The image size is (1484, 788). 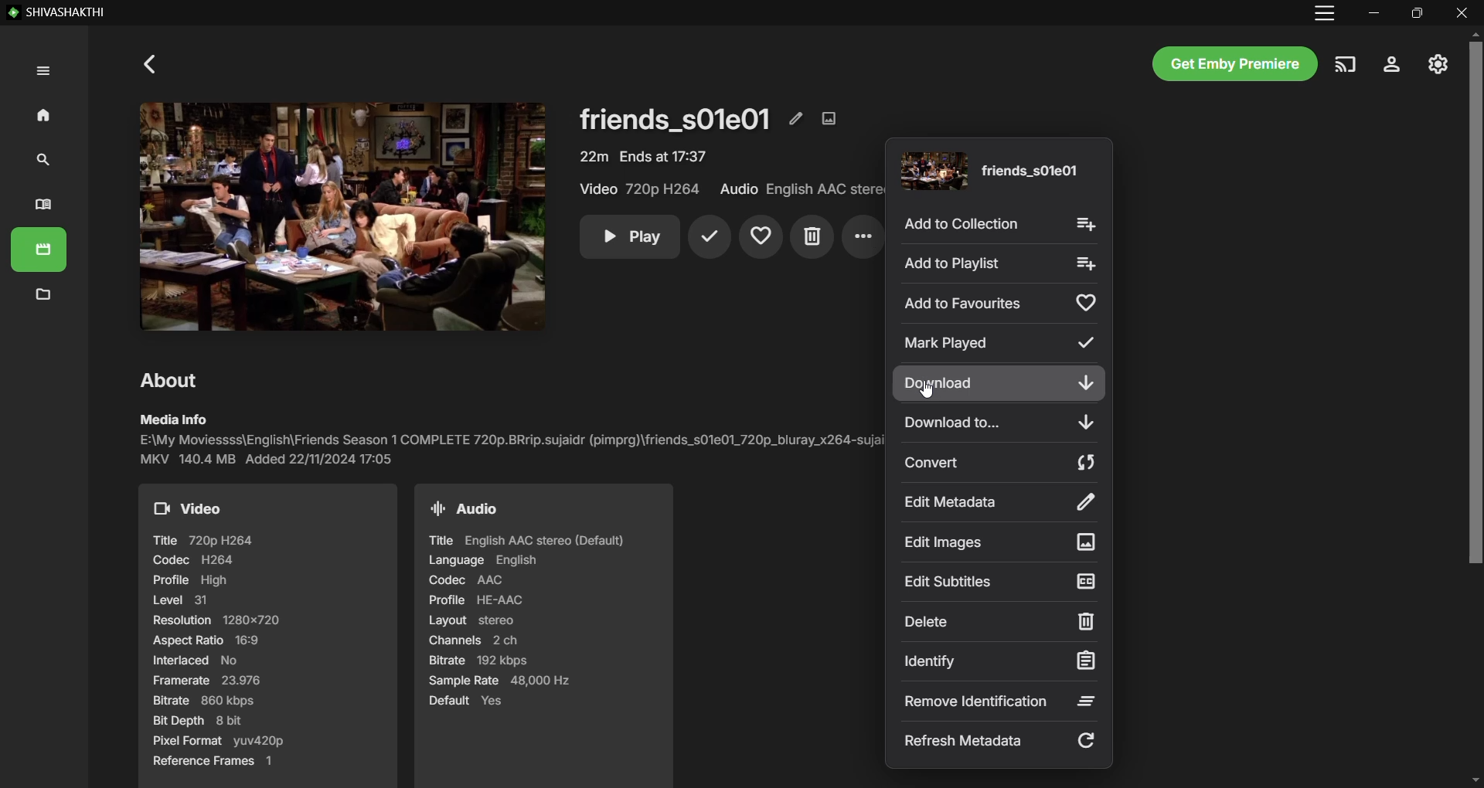 What do you see at coordinates (861, 237) in the screenshot?
I see `More` at bounding box center [861, 237].